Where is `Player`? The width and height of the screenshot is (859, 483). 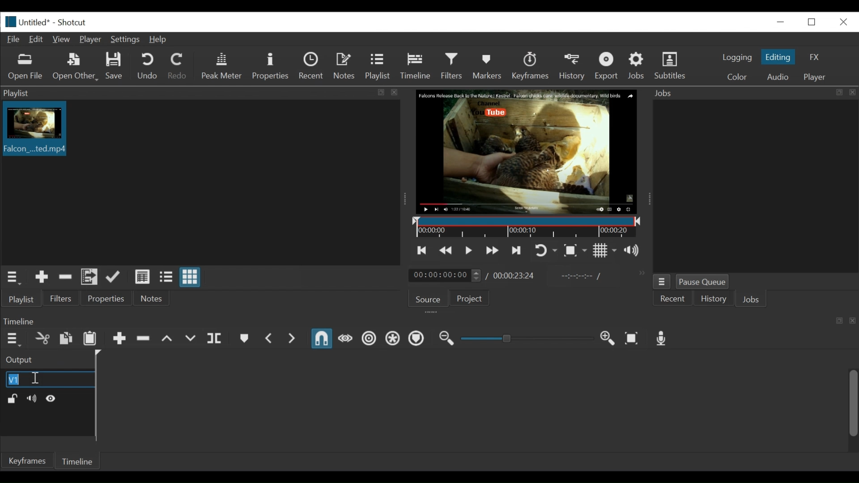
Player is located at coordinates (815, 76).